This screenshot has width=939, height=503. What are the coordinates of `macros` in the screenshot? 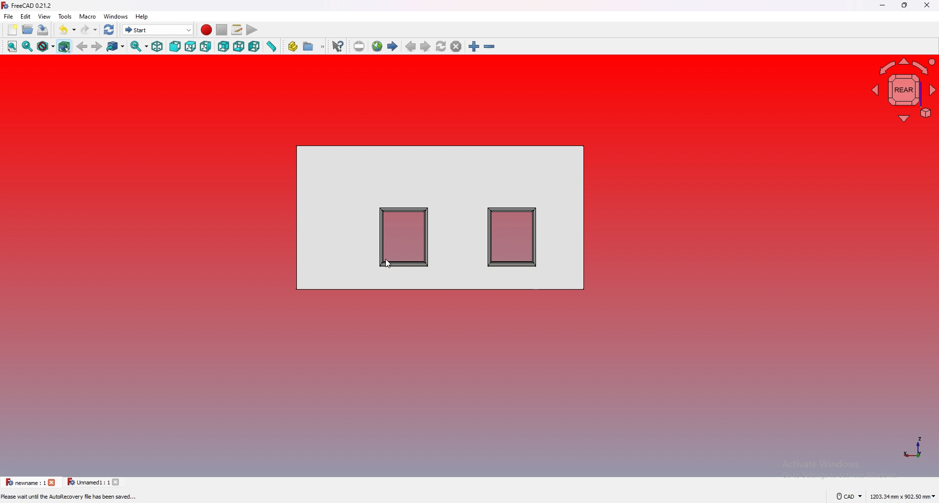 It's located at (237, 29).